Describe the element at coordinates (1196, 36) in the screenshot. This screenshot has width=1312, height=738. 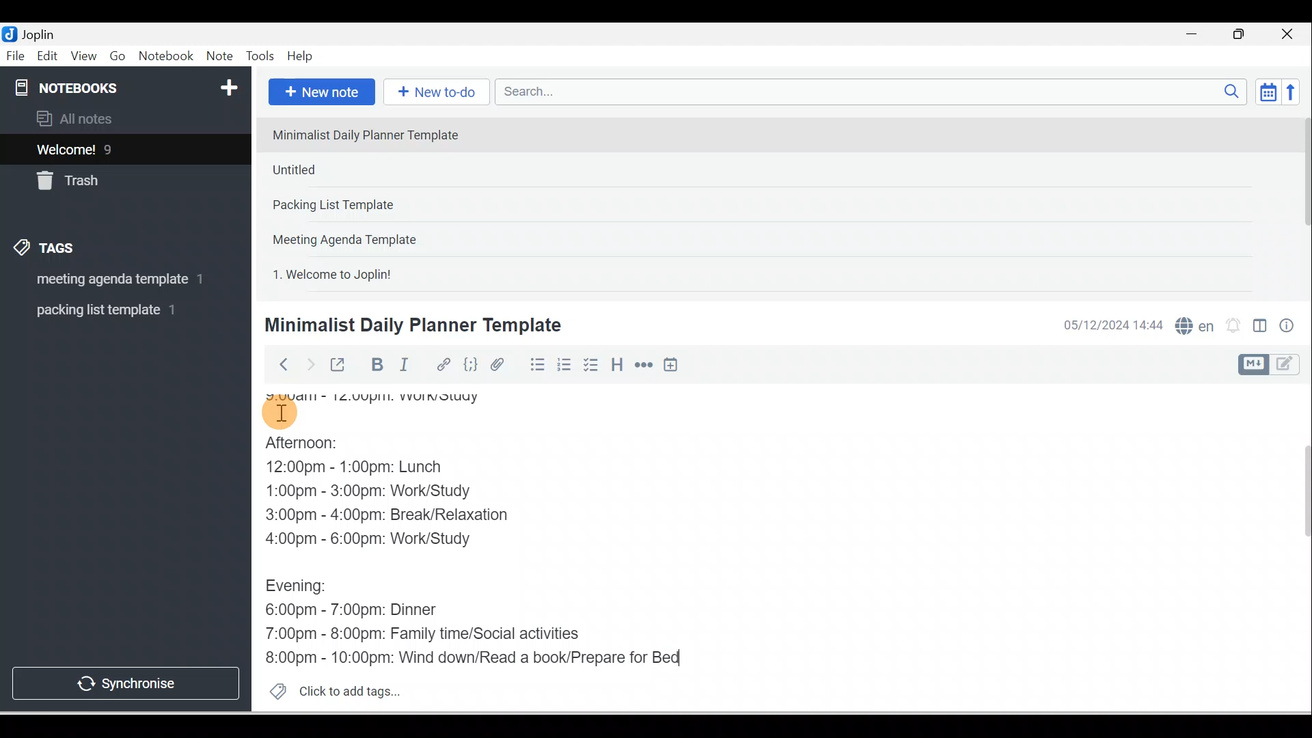
I see `Minimise` at that location.